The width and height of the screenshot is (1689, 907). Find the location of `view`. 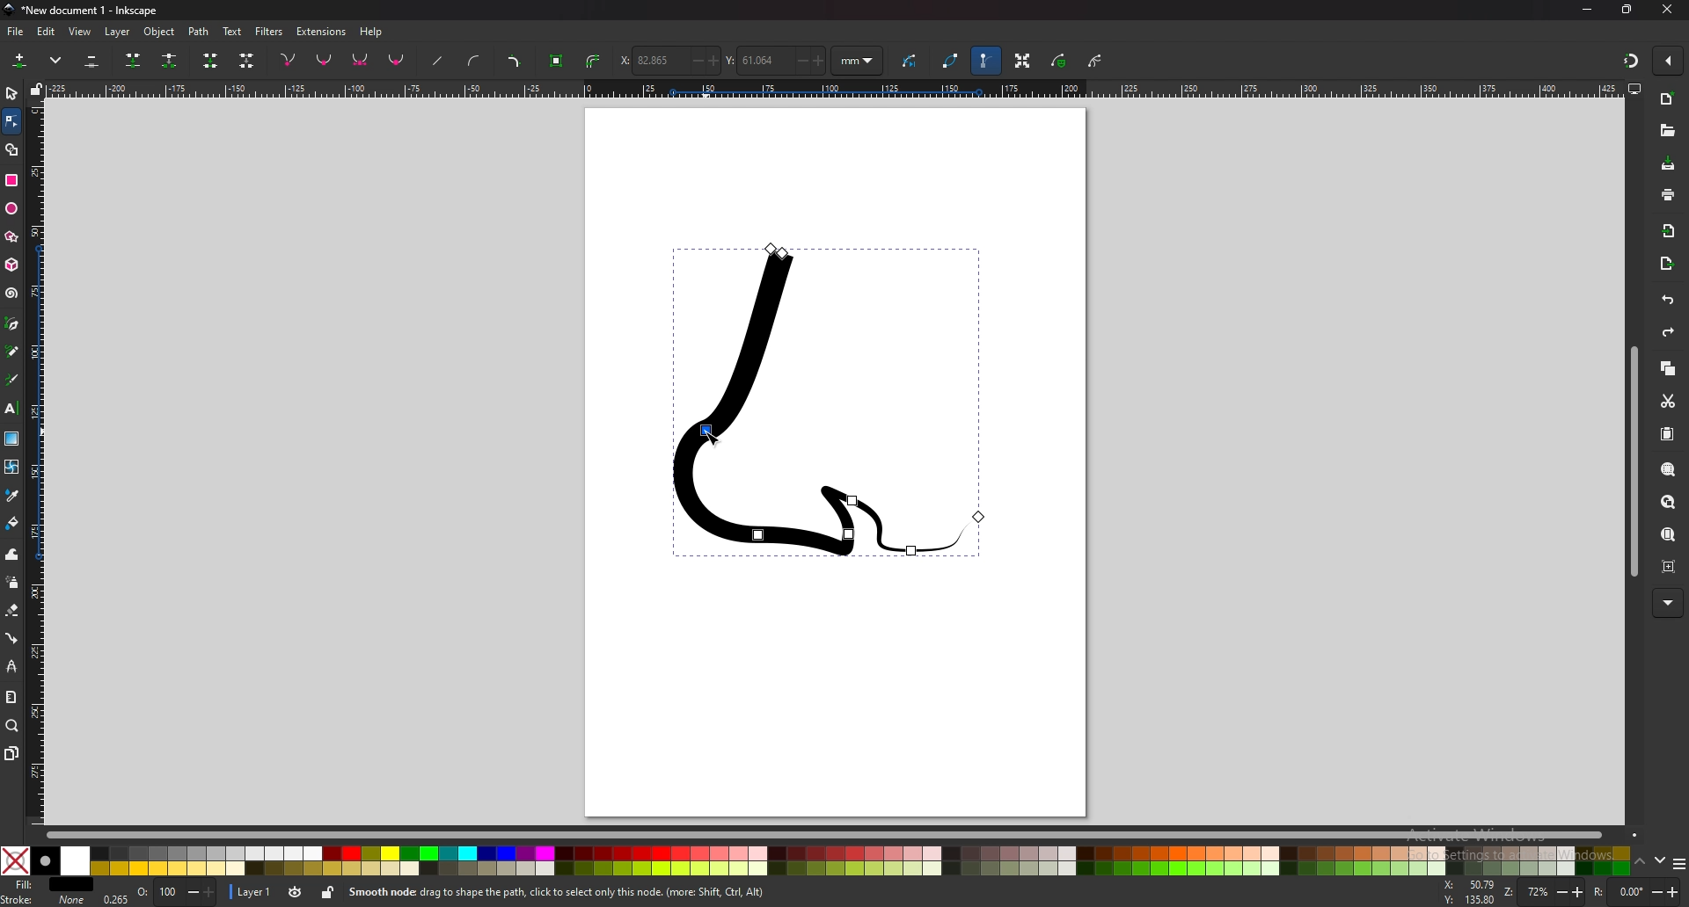

view is located at coordinates (83, 31).